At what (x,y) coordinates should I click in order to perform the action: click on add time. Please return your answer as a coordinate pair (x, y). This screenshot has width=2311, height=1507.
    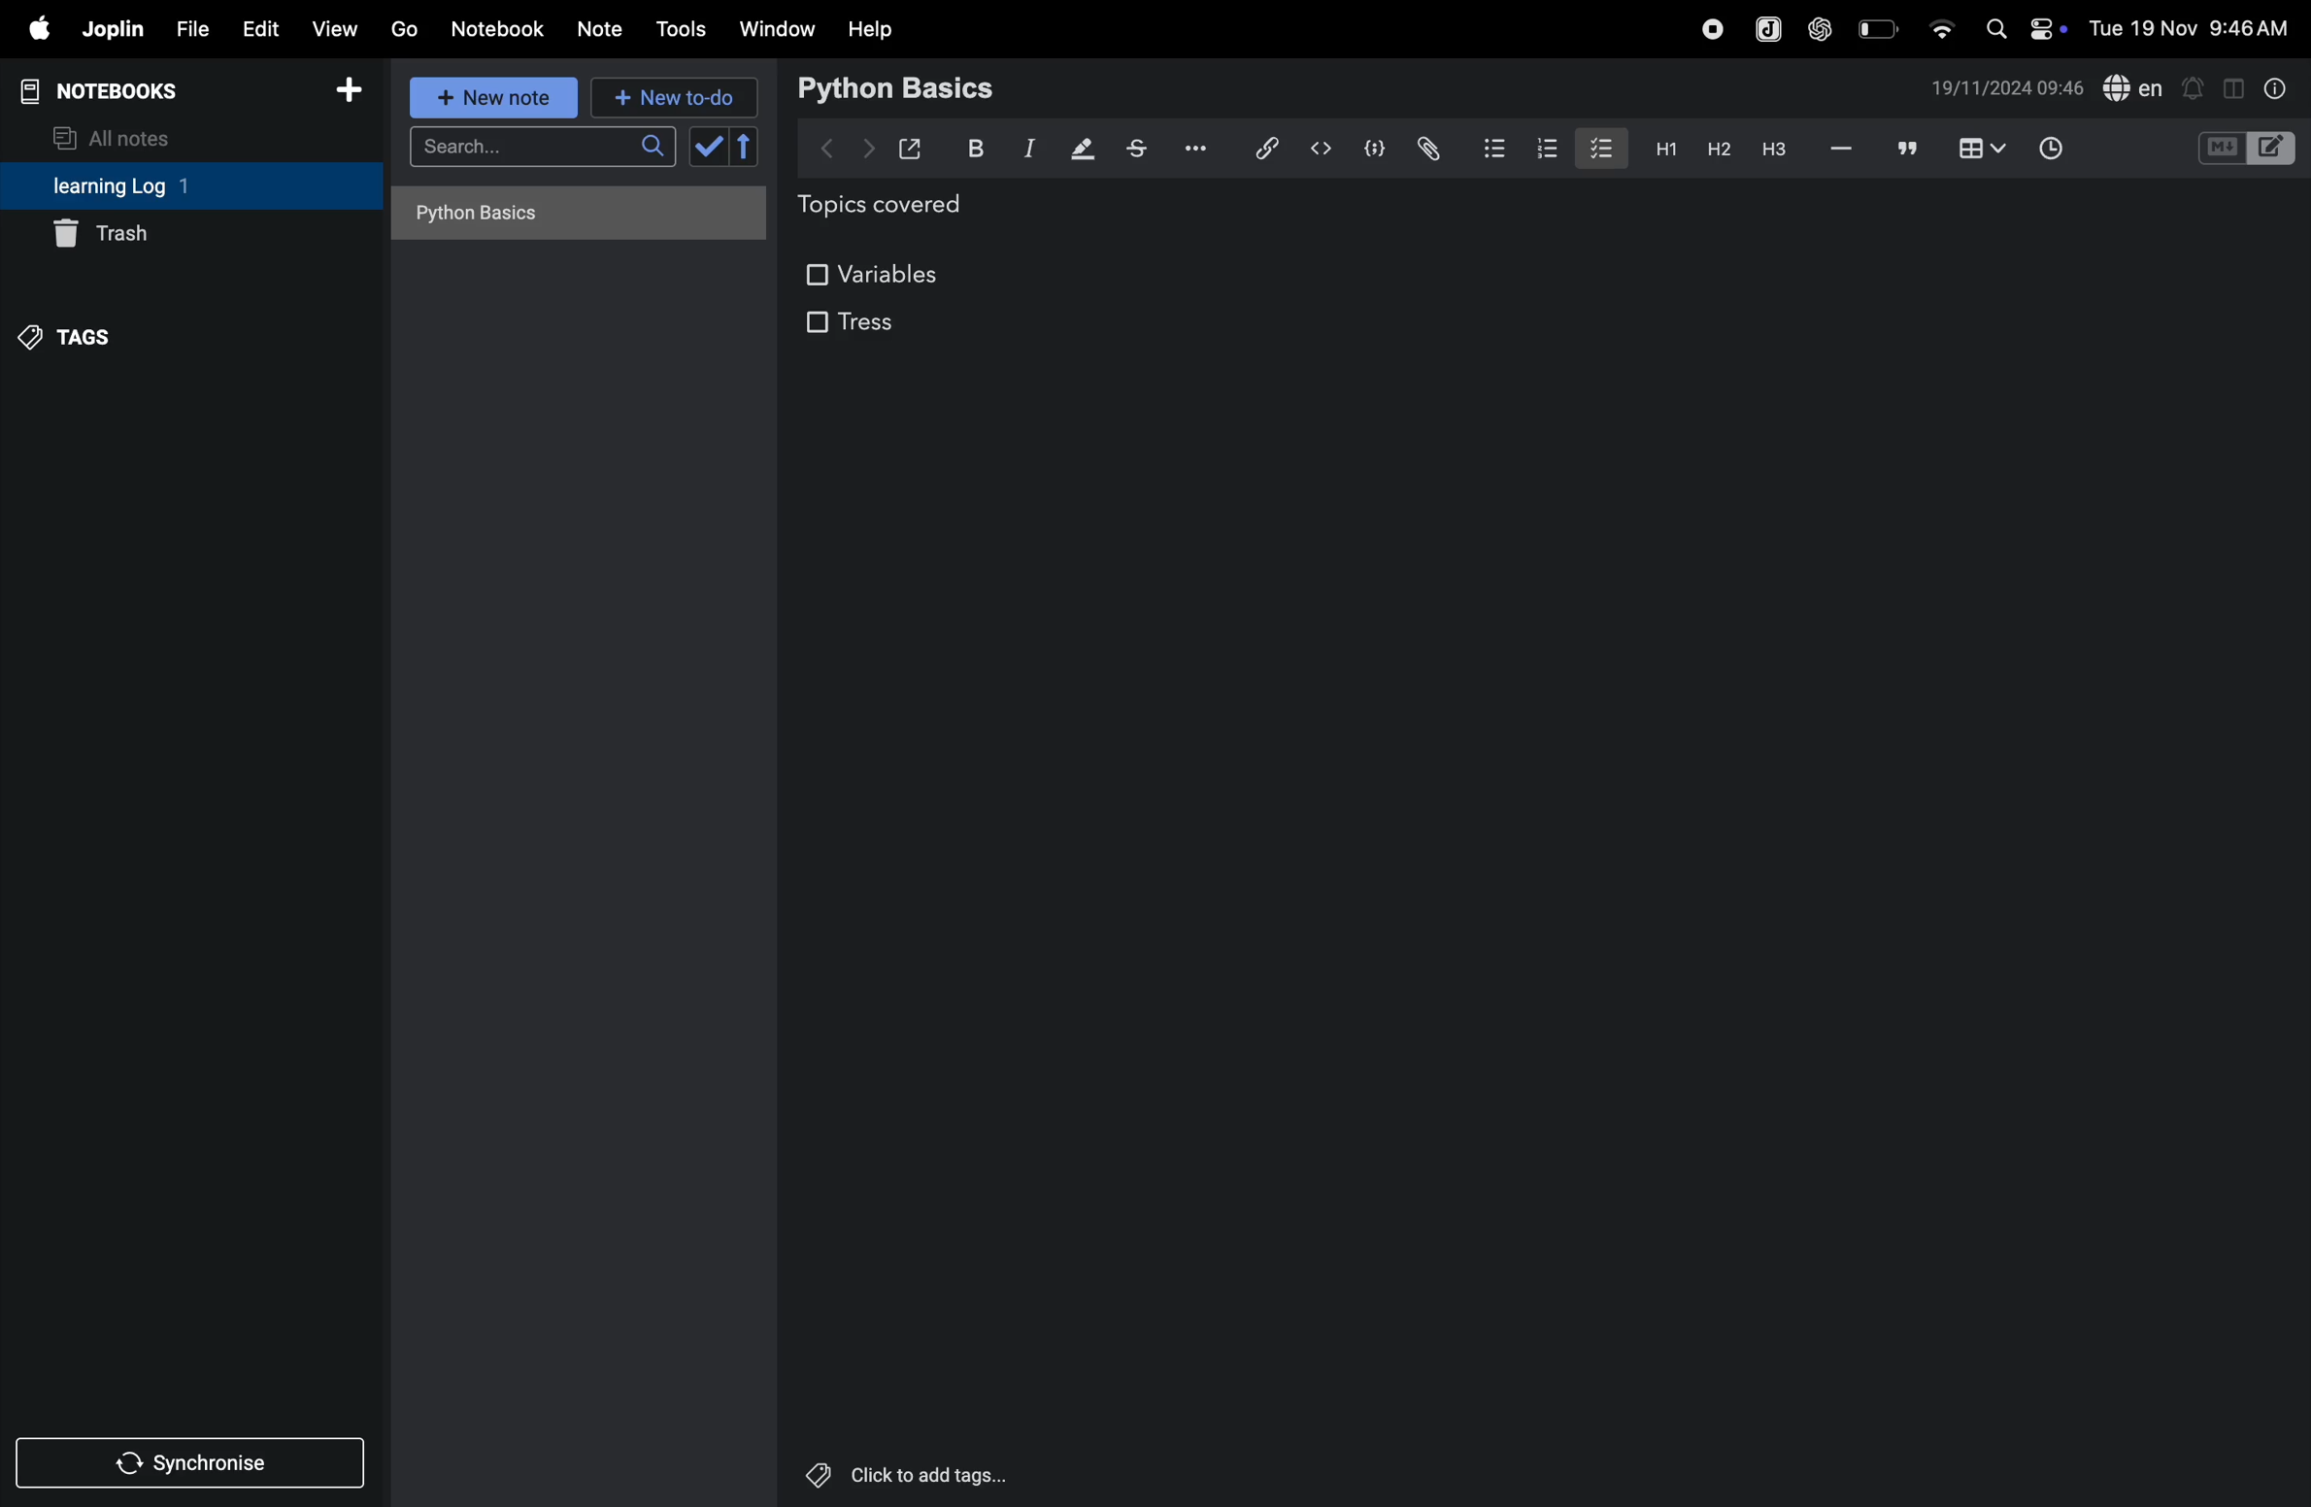
    Looking at the image, I should click on (2073, 151).